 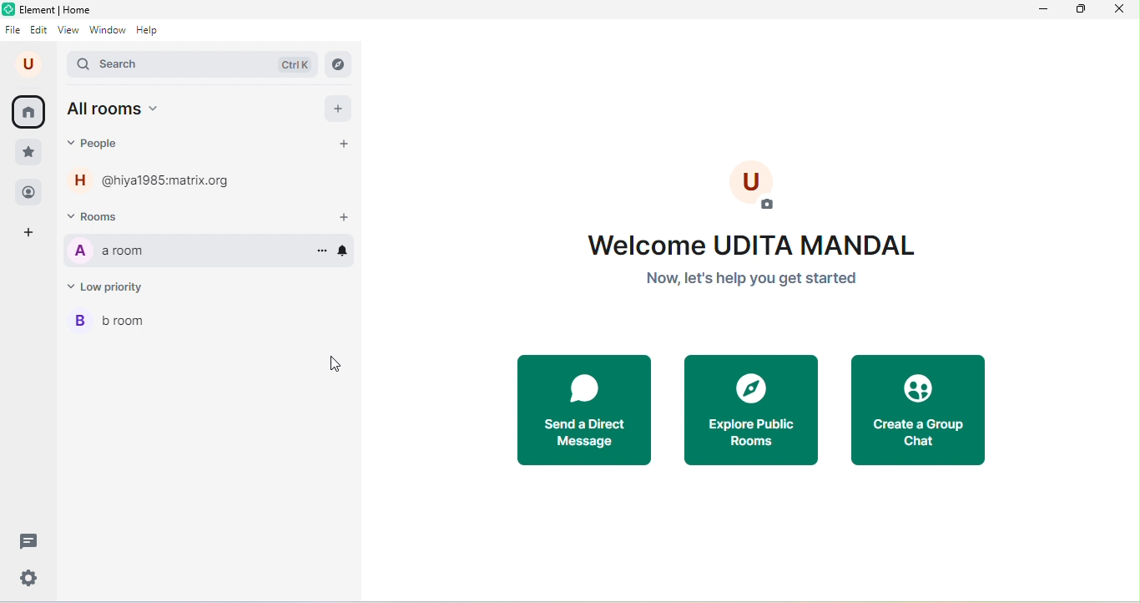 What do you see at coordinates (763, 188) in the screenshot?
I see `add profile photo` at bounding box center [763, 188].